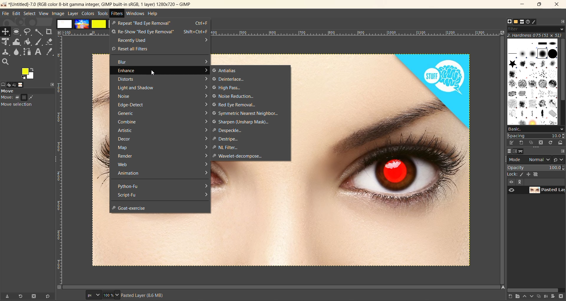 Image resolution: width=566 pixels, height=301 pixels. What do you see at coordinates (529, 22) in the screenshot?
I see `document history` at bounding box center [529, 22].